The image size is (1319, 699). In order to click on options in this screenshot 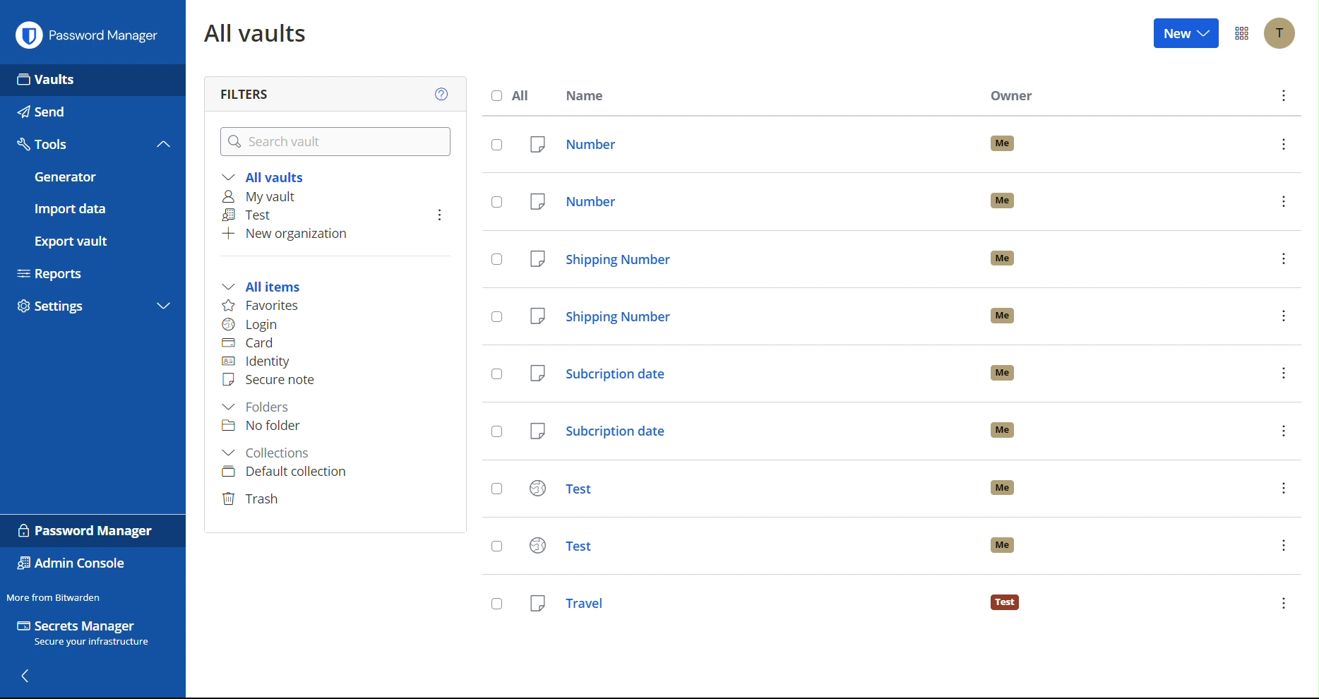, I will do `click(1283, 258)`.